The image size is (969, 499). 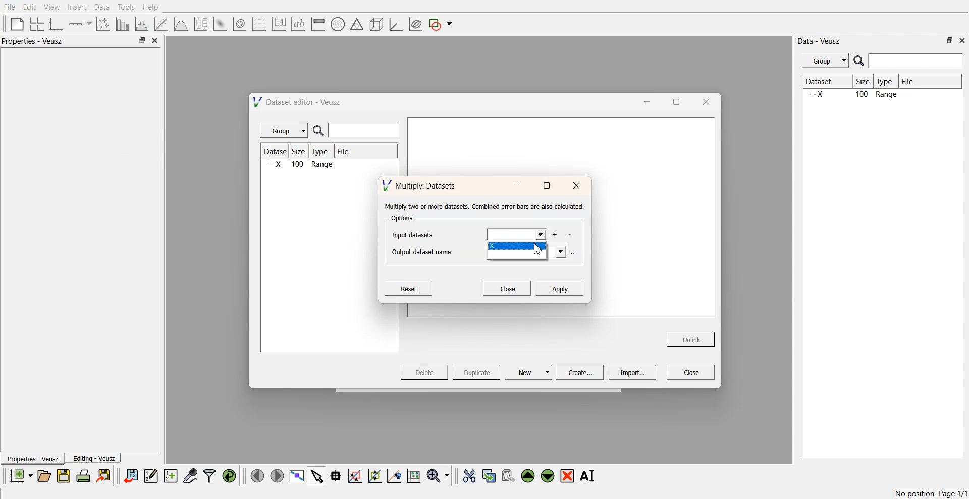 I want to click on add more, so click(x=556, y=234).